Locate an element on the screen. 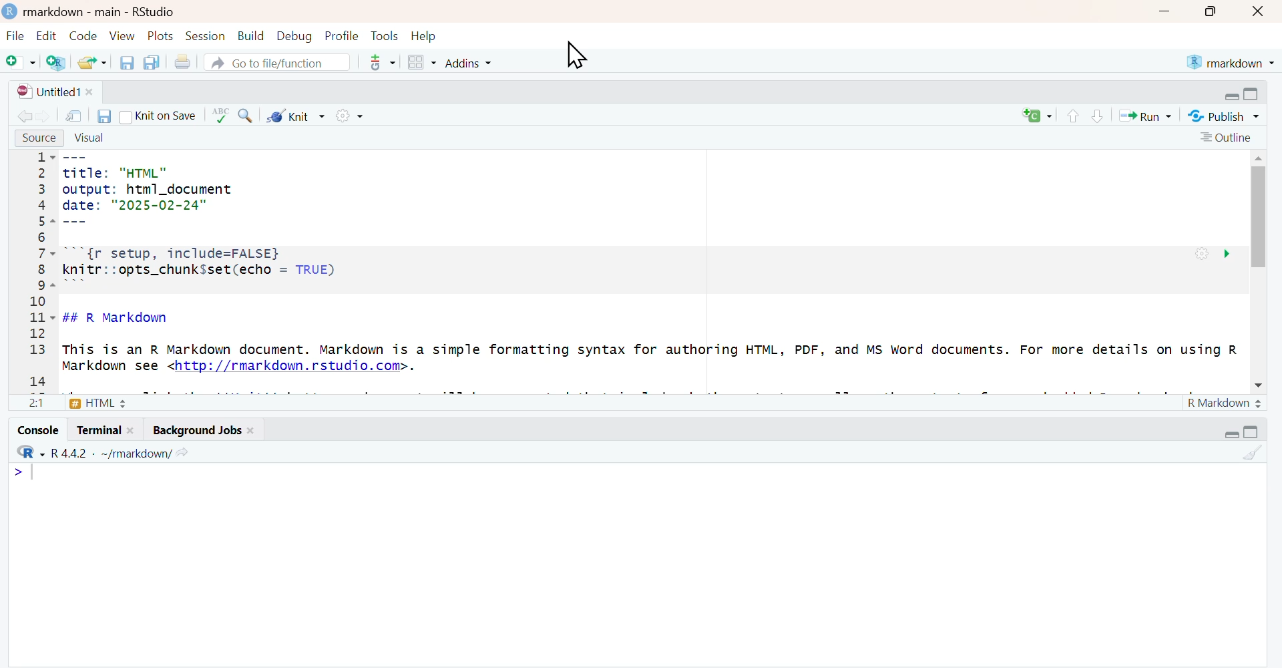 The image size is (1282, 668). run current line/function is located at coordinates (1148, 115).